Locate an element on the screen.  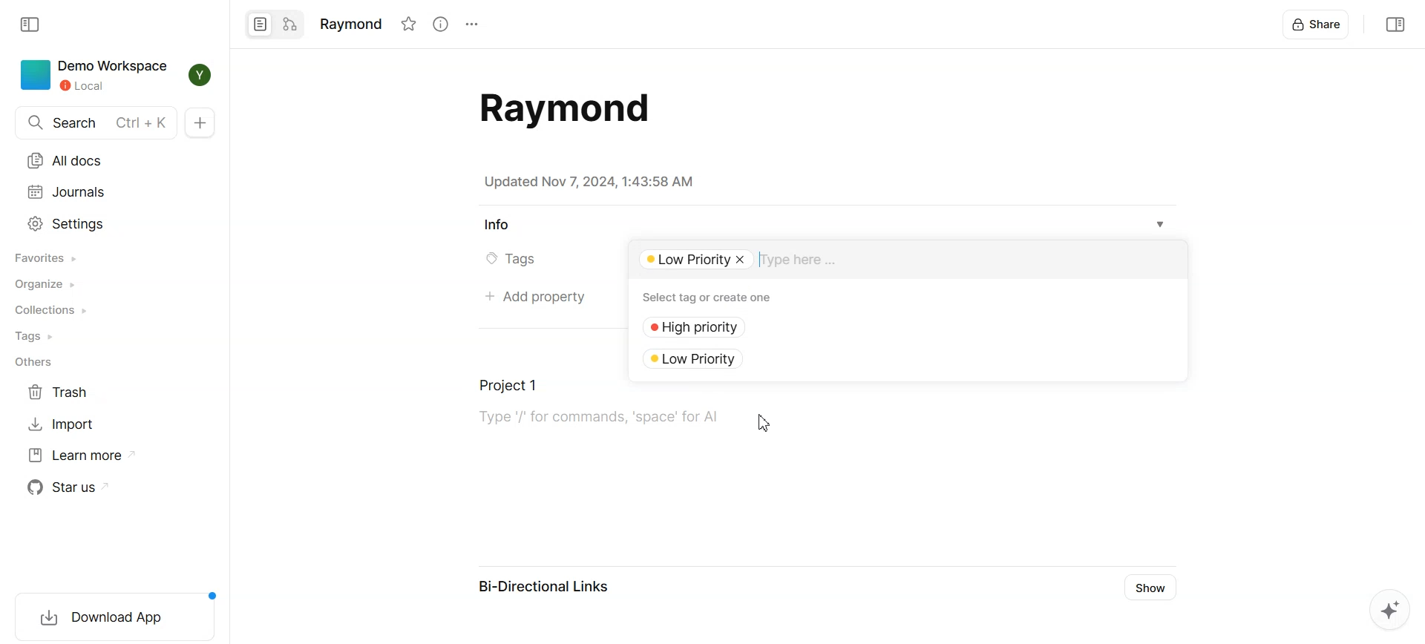
High priority tag is located at coordinates (703, 328).